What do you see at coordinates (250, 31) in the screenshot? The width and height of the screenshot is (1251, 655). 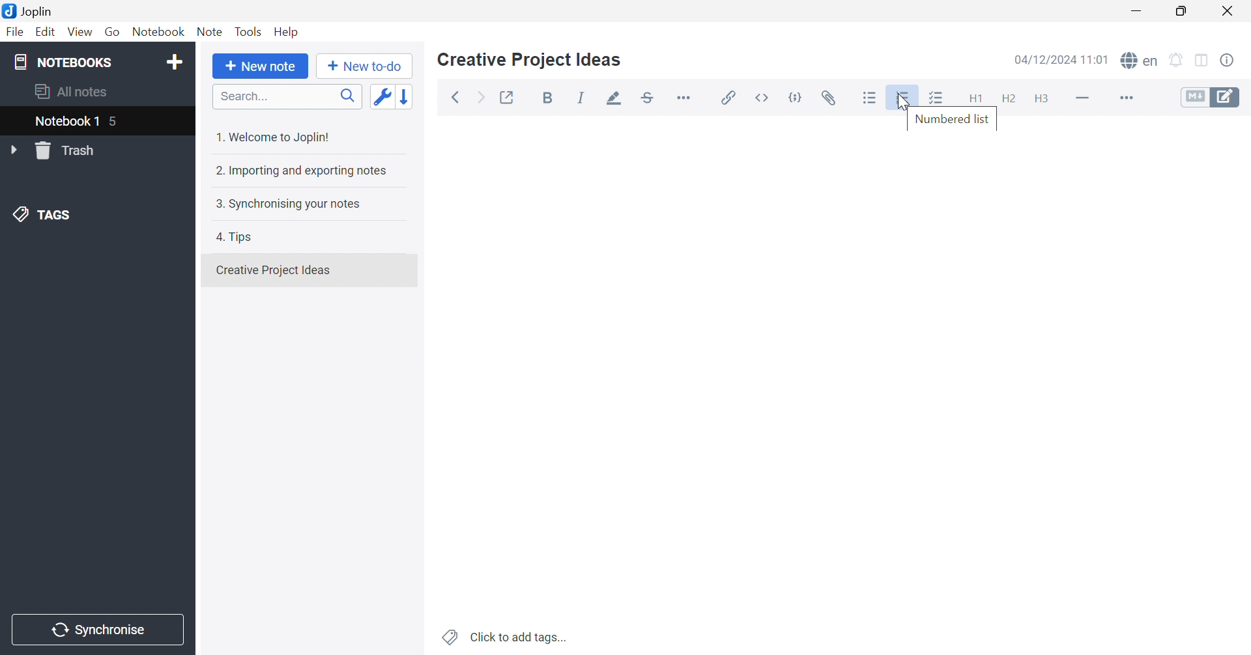 I see `Tools` at bounding box center [250, 31].